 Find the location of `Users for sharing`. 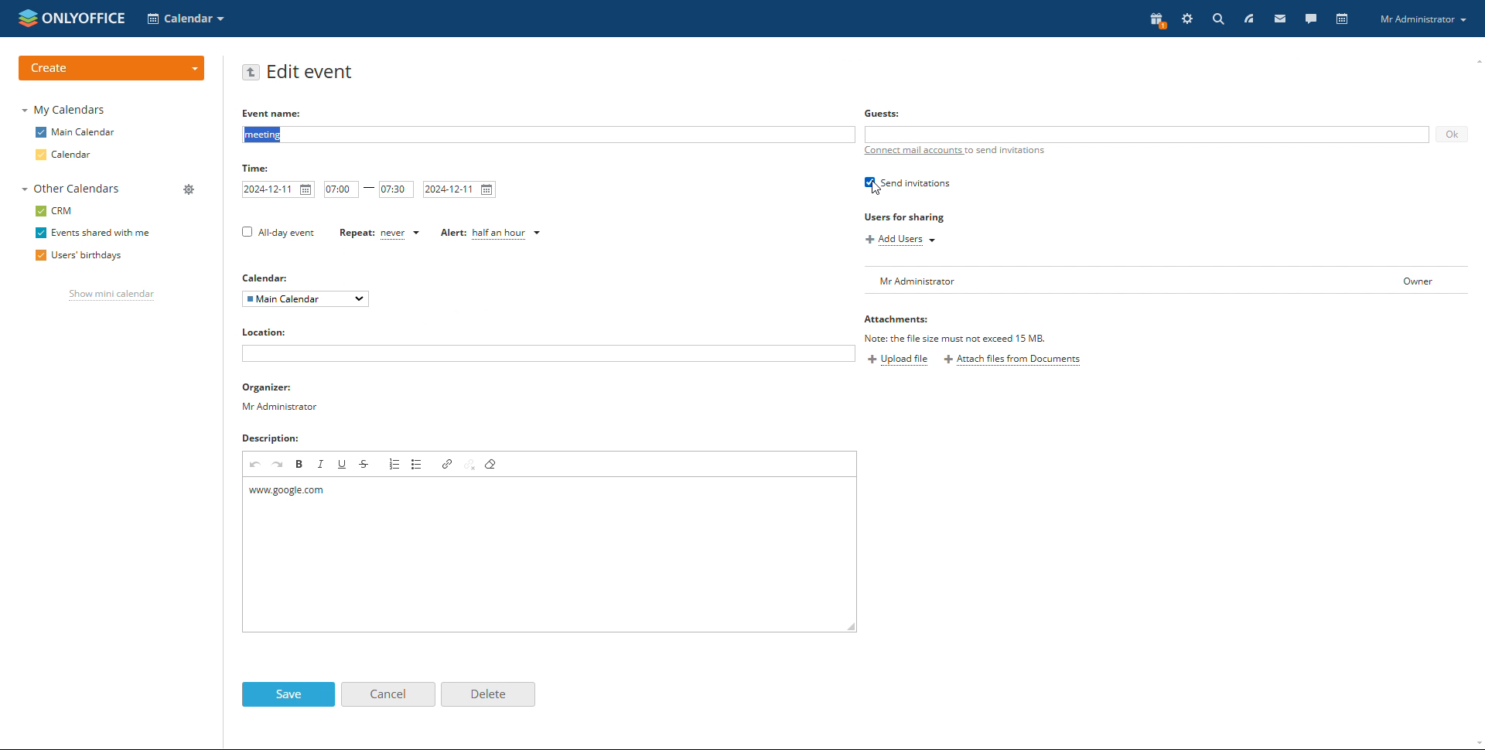

Users for sharing is located at coordinates (906, 218).